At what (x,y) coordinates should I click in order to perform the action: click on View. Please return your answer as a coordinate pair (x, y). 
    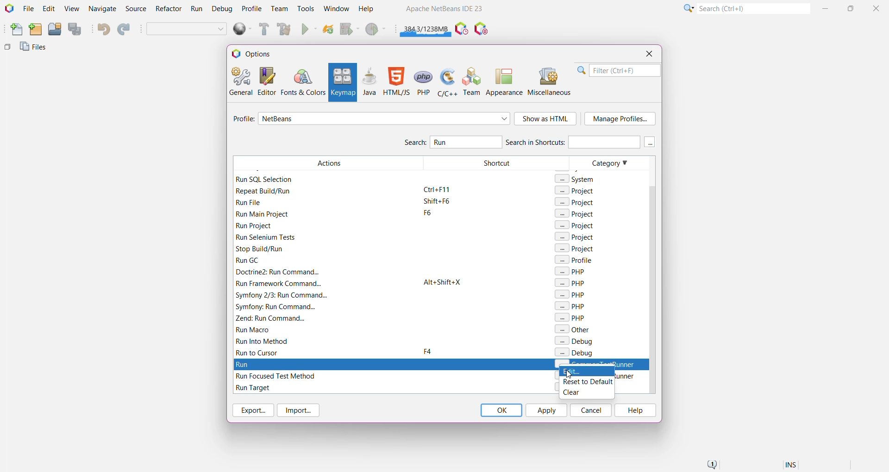
    Looking at the image, I should click on (71, 9).